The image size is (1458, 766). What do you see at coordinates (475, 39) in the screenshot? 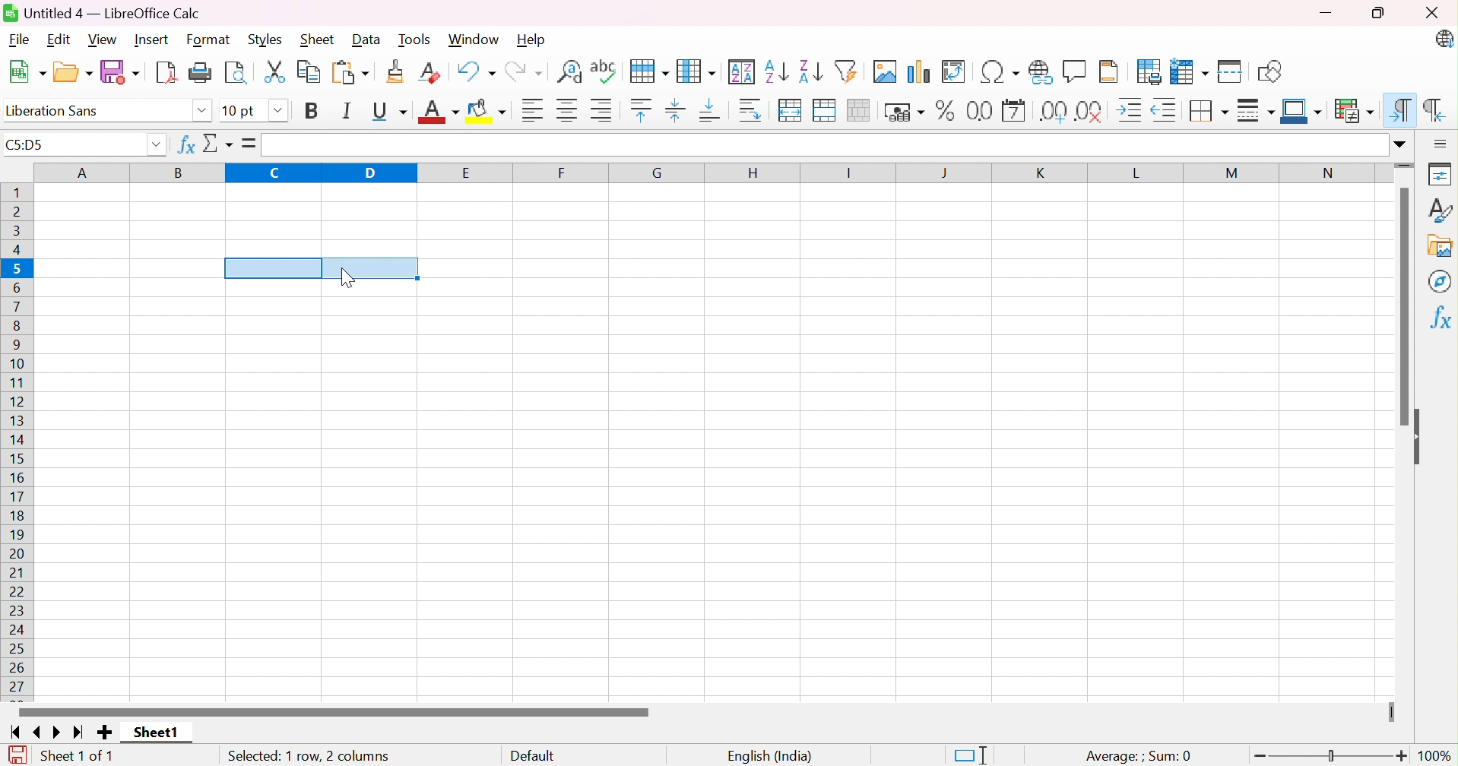
I see `Window` at bounding box center [475, 39].